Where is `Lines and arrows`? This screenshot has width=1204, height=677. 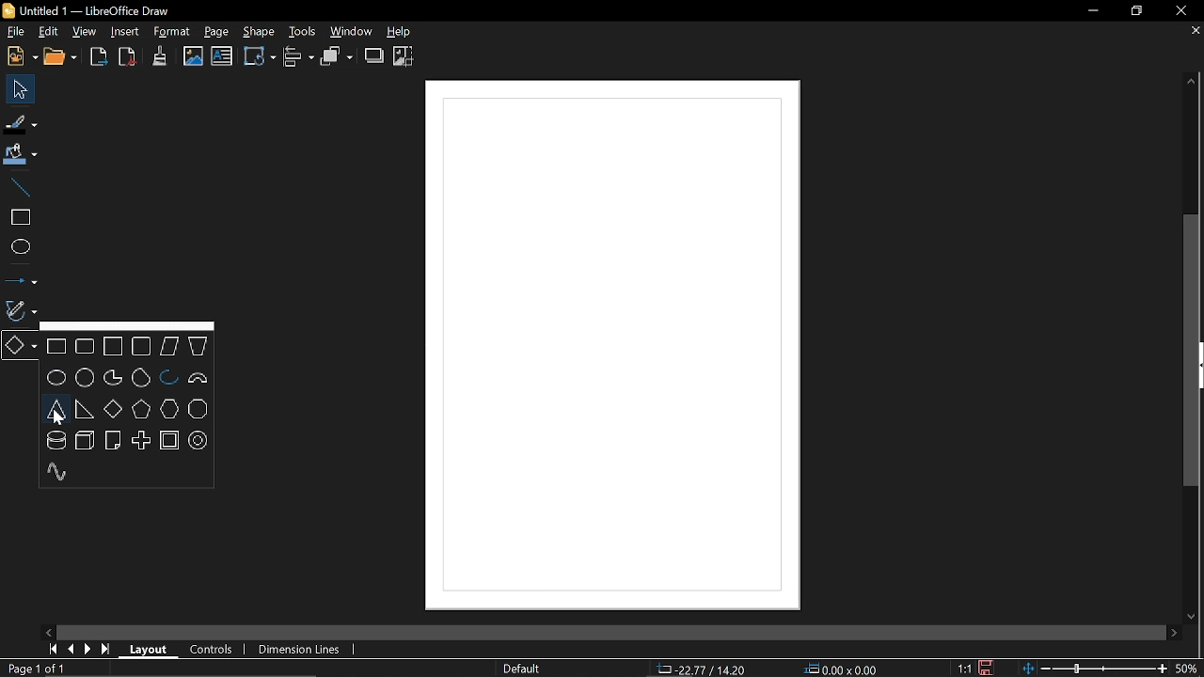
Lines and arrows is located at coordinates (21, 277).